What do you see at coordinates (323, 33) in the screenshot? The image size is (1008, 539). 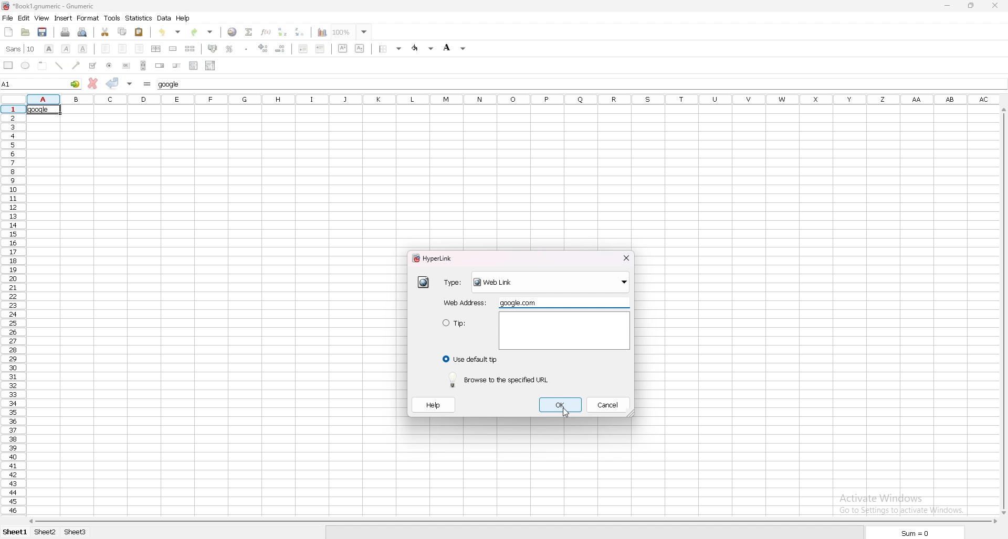 I see `chart` at bounding box center [323, 33].